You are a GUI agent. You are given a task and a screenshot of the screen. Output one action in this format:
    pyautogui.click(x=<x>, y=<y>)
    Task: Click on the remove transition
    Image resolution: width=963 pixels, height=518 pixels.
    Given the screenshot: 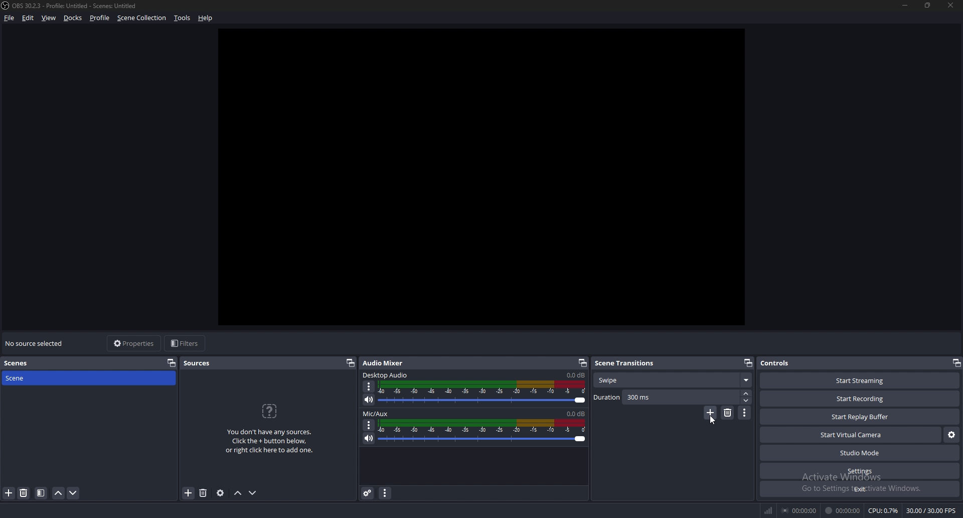 What is the action you would take?
    pyautogui.click(x=728, y=413)
    